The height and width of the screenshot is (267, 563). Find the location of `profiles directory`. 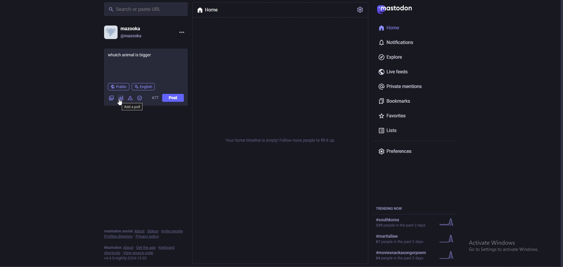

profiles directory is located at coordinates (118, 237).